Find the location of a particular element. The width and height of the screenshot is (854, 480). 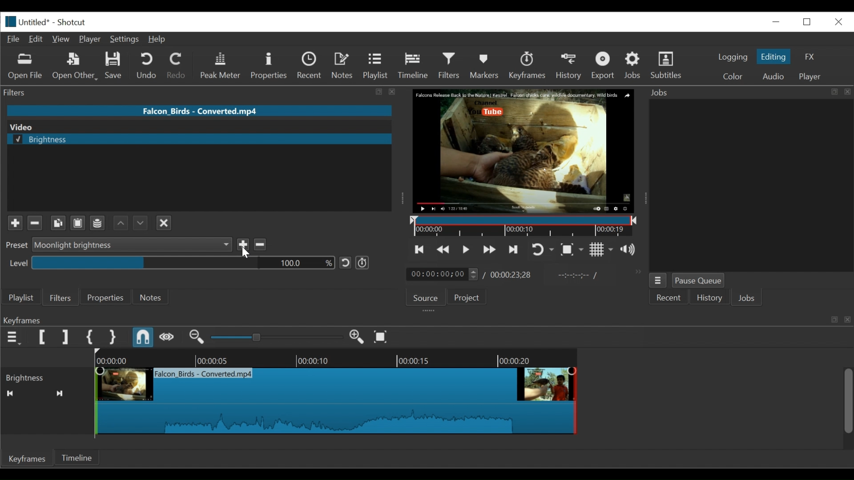

File Name is located at coordinates (26, 22).